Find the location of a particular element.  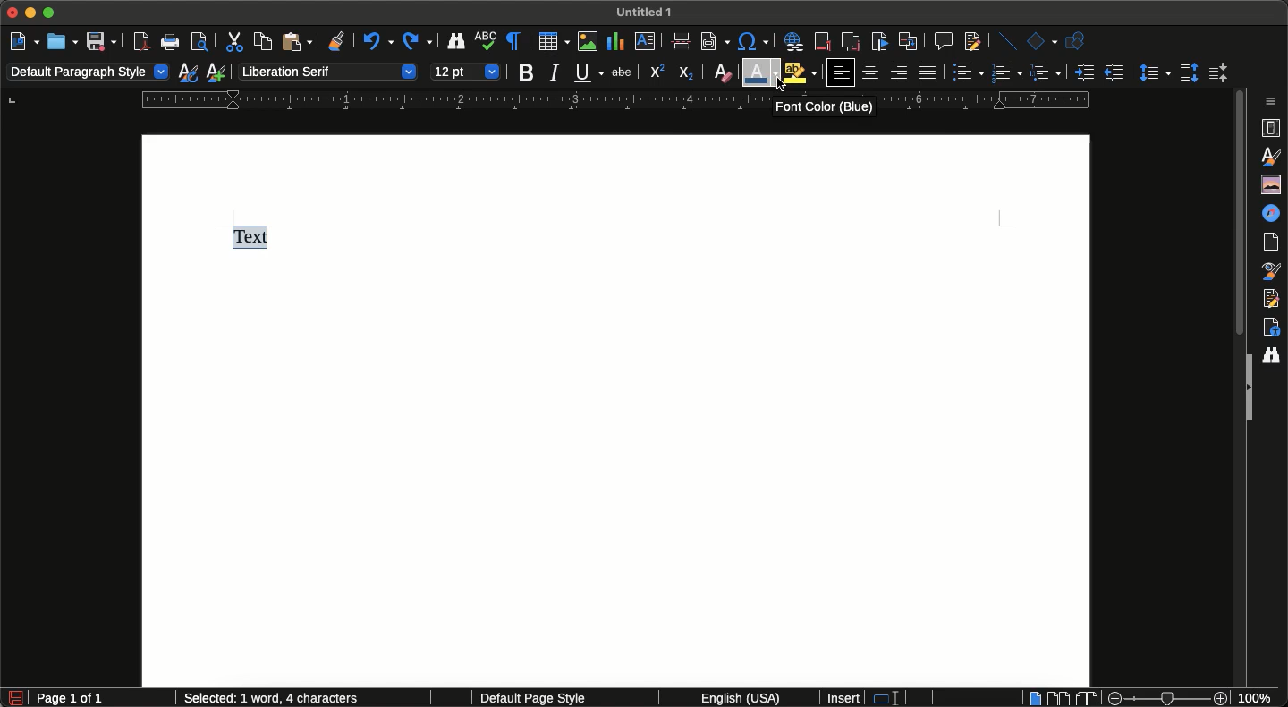

Decrease paragraph spacing is located at coordinates (1216, 74).